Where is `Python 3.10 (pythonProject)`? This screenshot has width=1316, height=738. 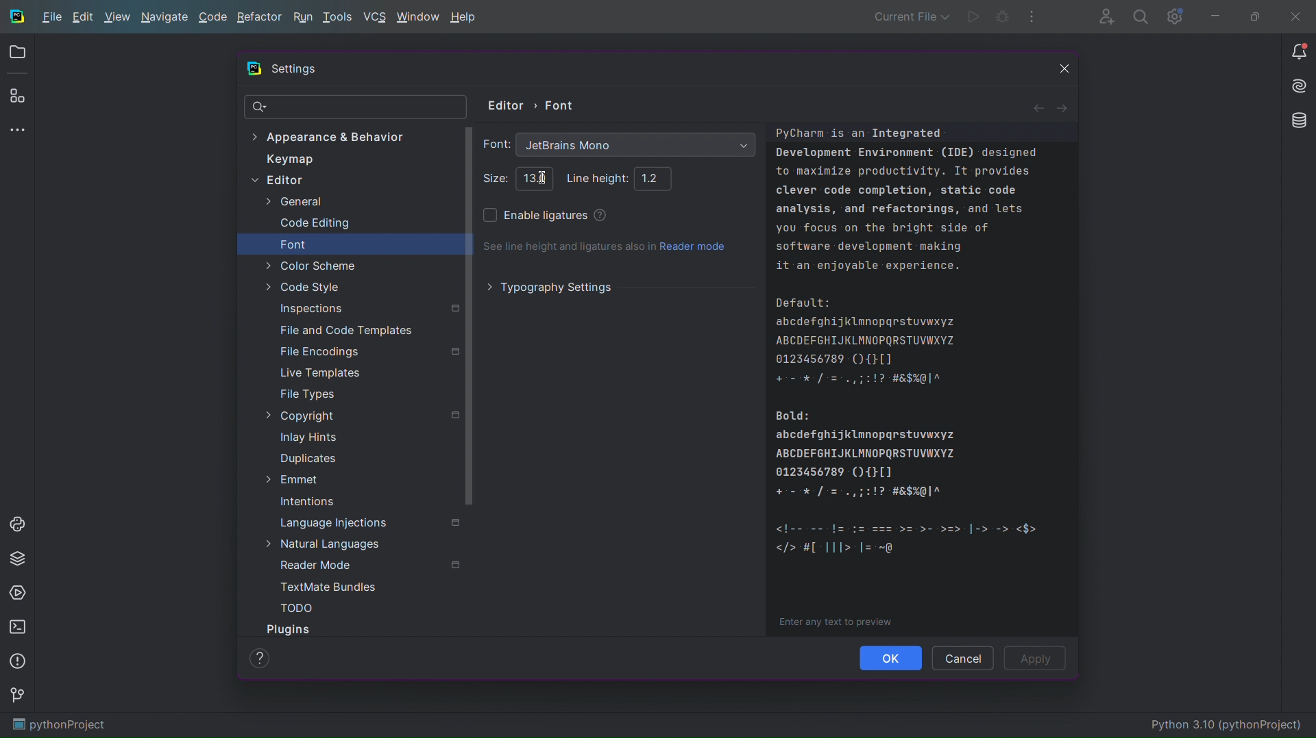 Python 3.10 (pythonProject) is located at coordinates (1230, 726).